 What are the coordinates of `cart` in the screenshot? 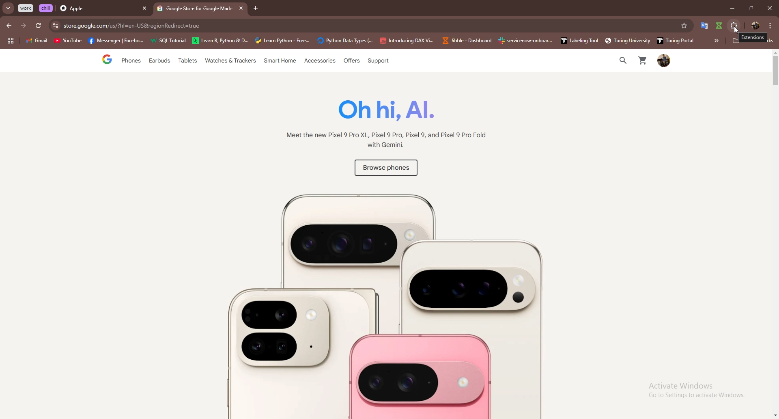 It's located at (641, 61).